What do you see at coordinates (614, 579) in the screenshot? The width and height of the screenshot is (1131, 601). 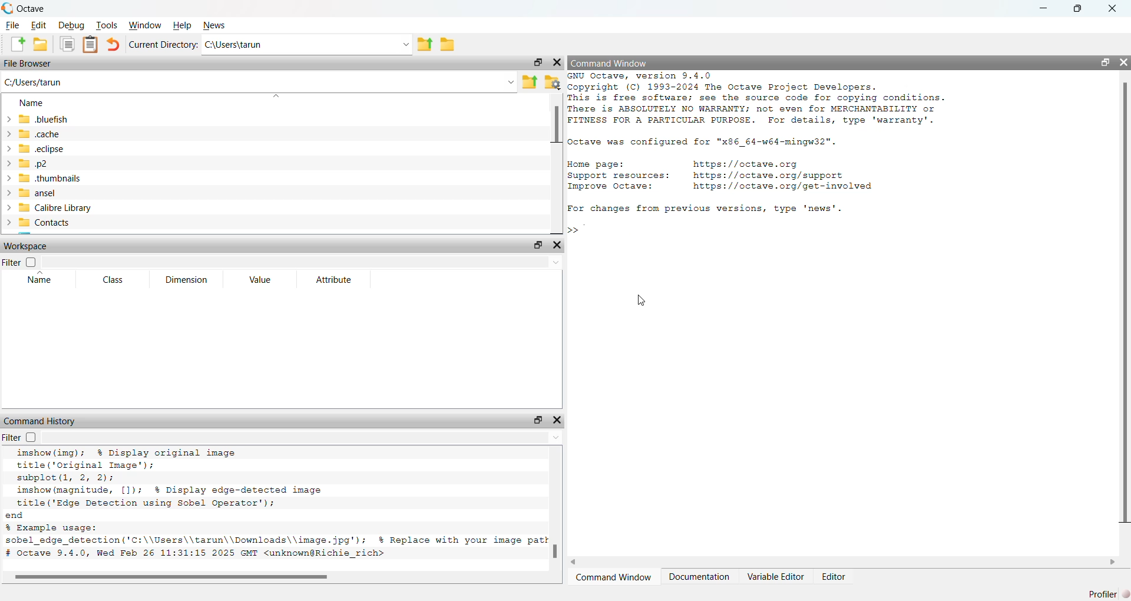 I see `Command Window` at bounding box center [614, 579].